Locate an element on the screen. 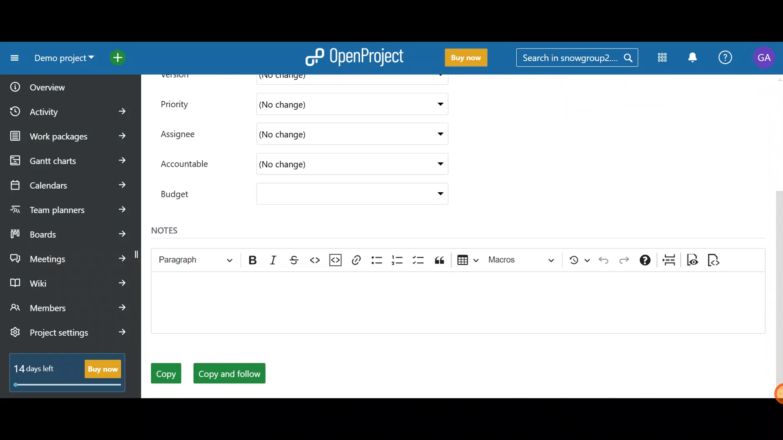 The width and height of the screenshot is (783, 440). 14 days left - Buy now is located at coordinates (64, 371).